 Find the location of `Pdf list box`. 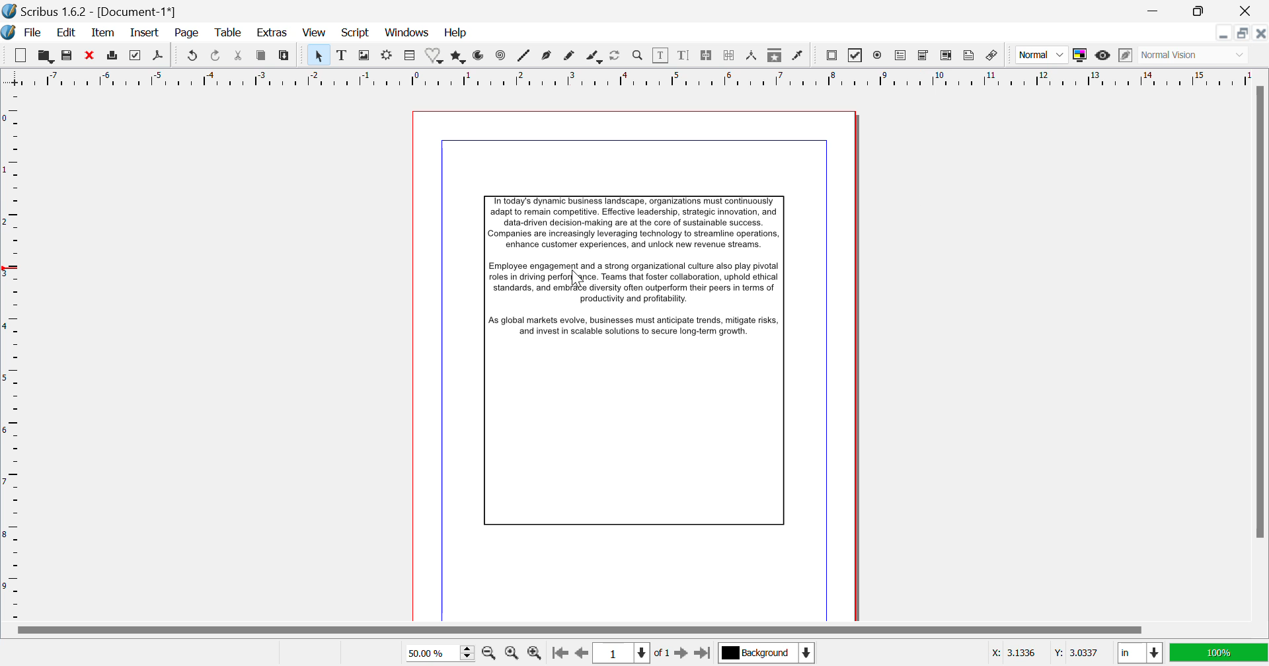

Pdf list box is located at coordinates (948, 56).